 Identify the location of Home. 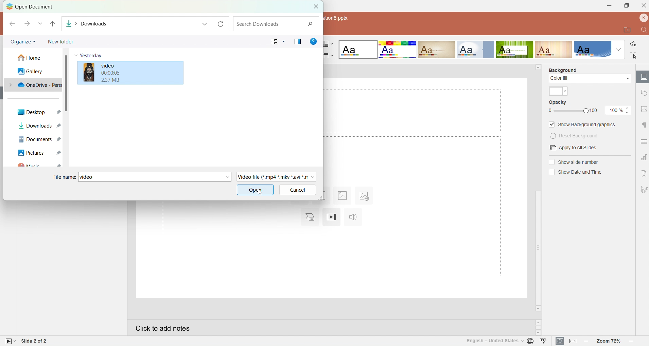
(28, 58).